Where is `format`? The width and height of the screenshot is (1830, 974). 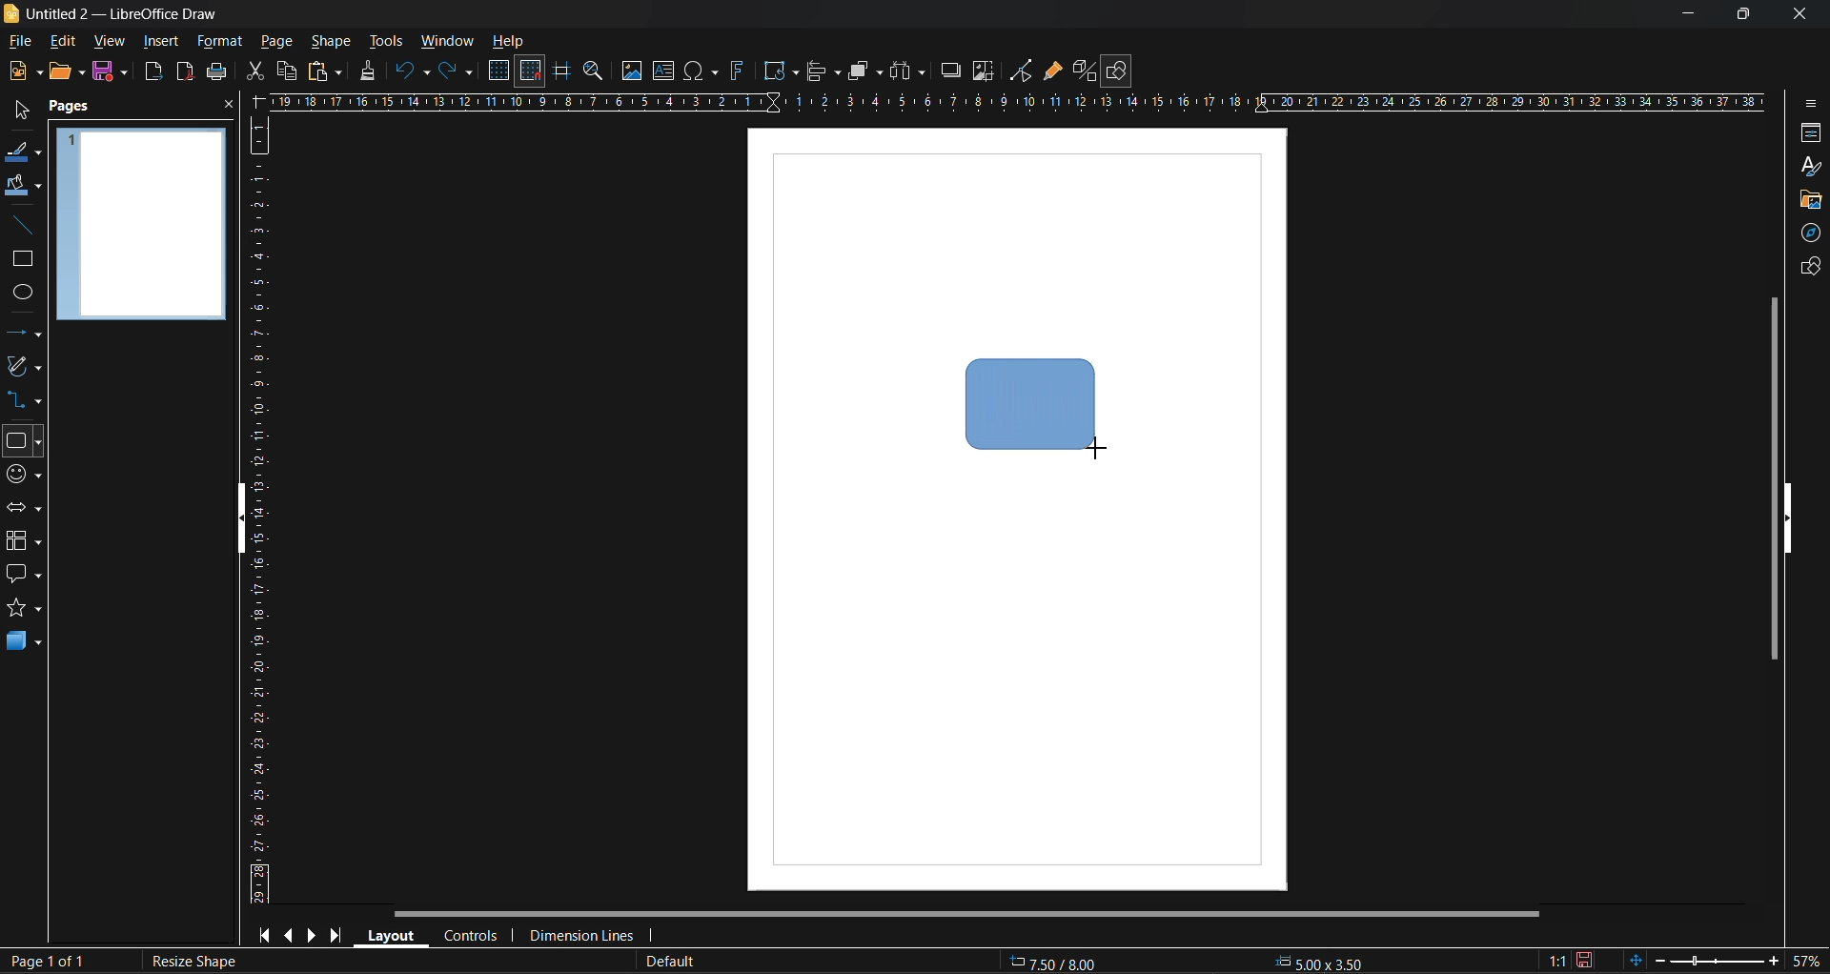 format is located at coordinates (218, 43).